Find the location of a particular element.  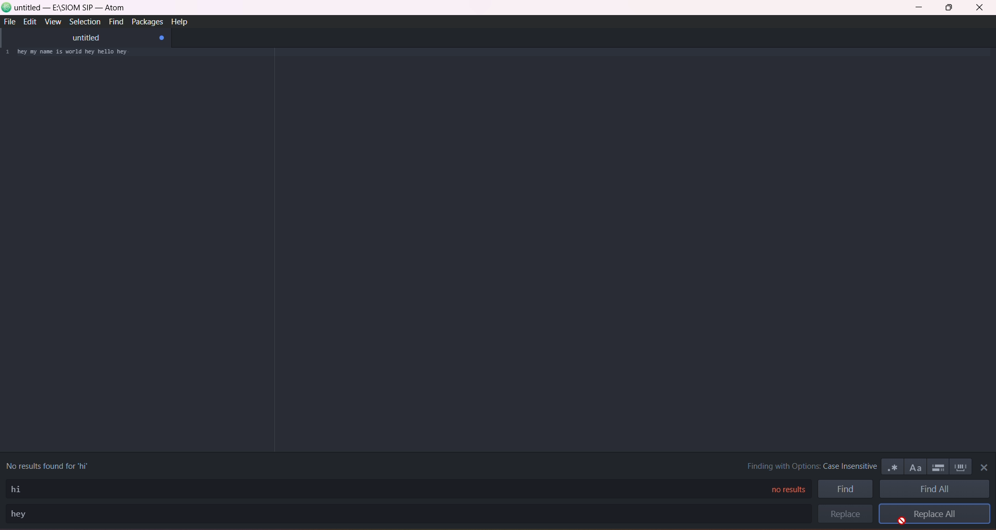

find text is located at coordinates (21, 489).